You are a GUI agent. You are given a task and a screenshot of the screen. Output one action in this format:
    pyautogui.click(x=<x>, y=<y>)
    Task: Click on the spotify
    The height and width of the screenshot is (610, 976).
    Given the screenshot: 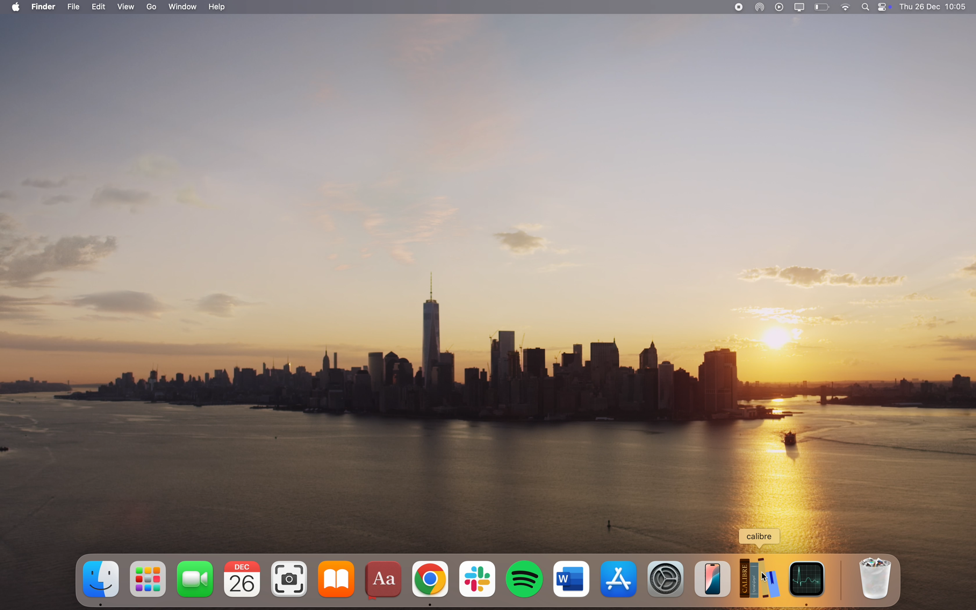 What is the action you would take?
    pyautogui.click(x=525, y=577)
    